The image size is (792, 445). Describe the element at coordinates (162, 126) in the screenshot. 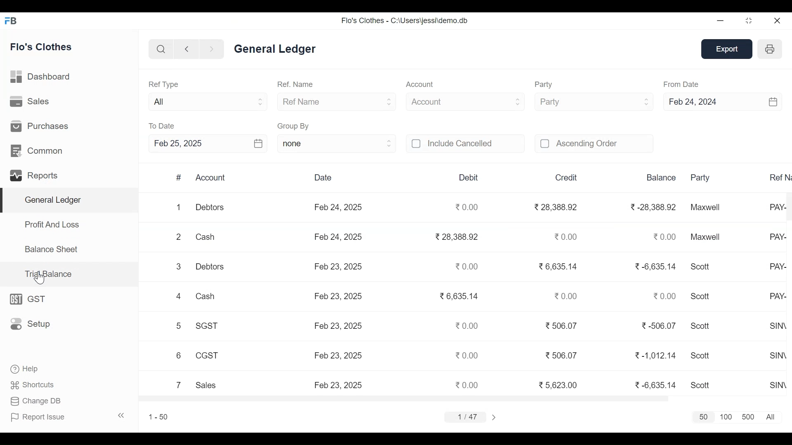

I see `To Date` at that location.